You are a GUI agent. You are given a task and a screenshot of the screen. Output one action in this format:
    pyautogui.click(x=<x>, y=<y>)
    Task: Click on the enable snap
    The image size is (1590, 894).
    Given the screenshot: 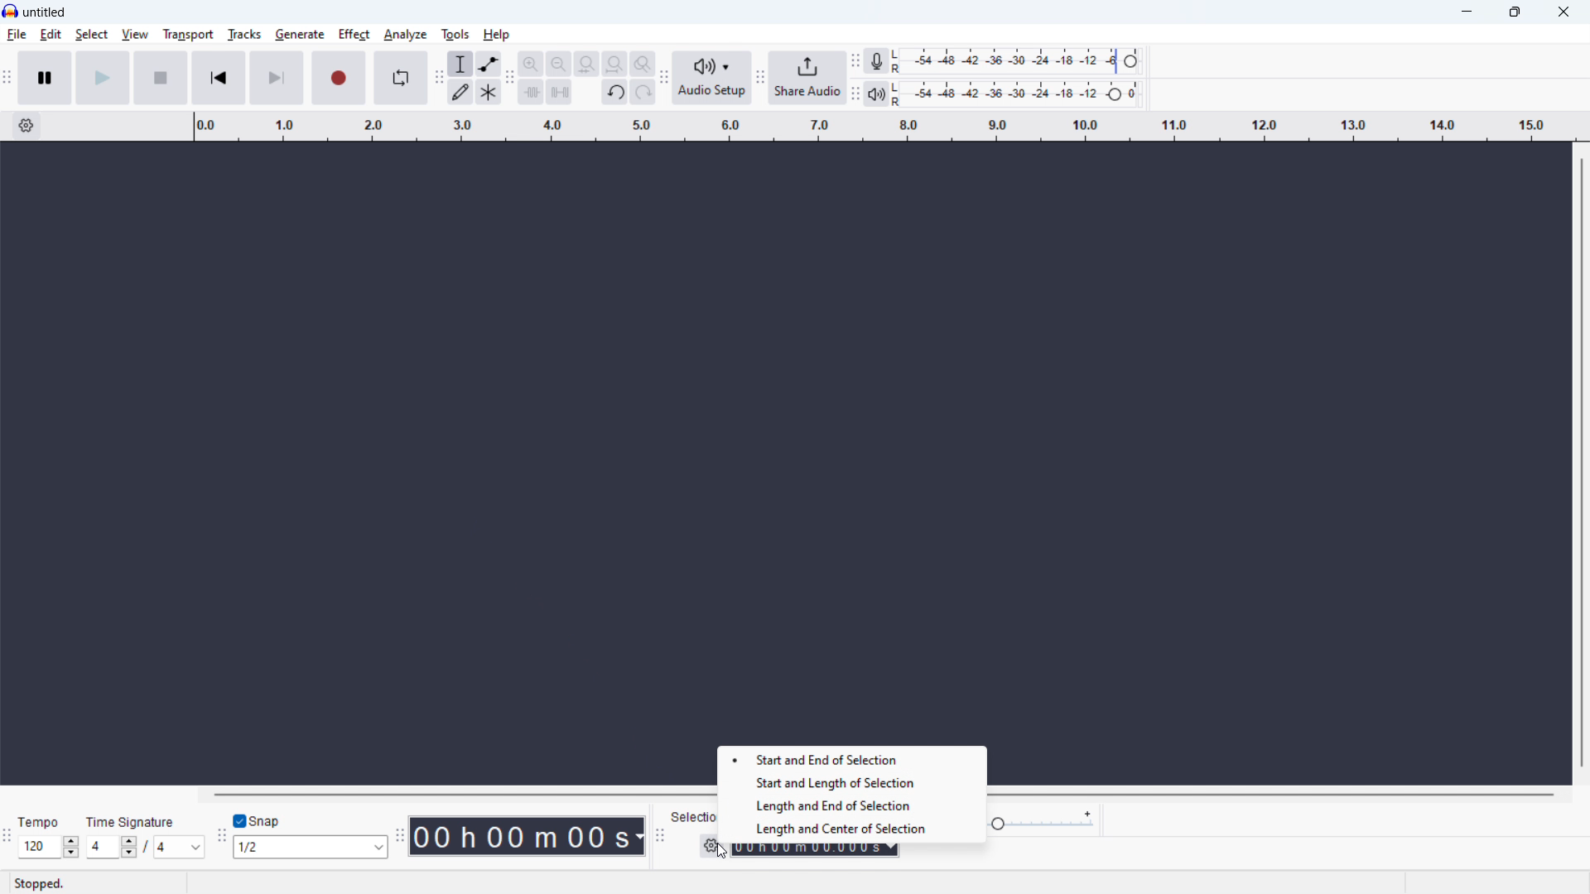 What is the action you would take?
    pyautogui.click(x=257, y=821)
    